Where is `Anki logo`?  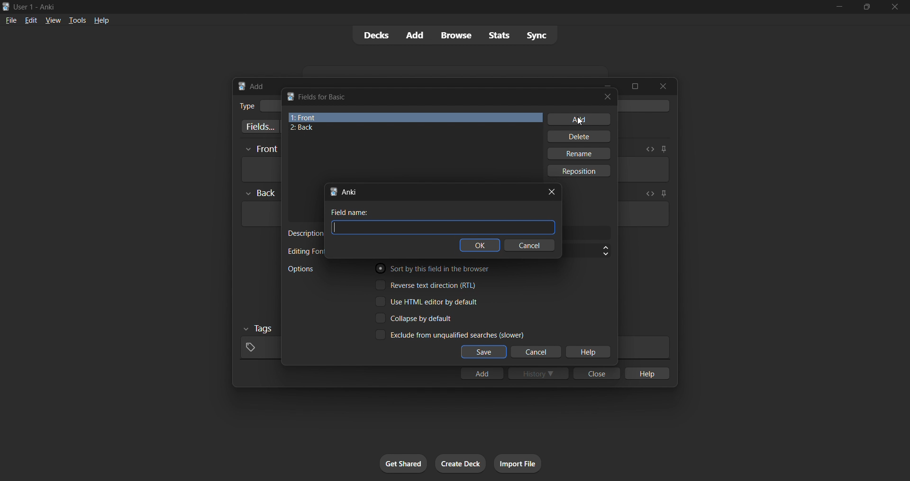
Anki logo is located at coordinates (242, 86).